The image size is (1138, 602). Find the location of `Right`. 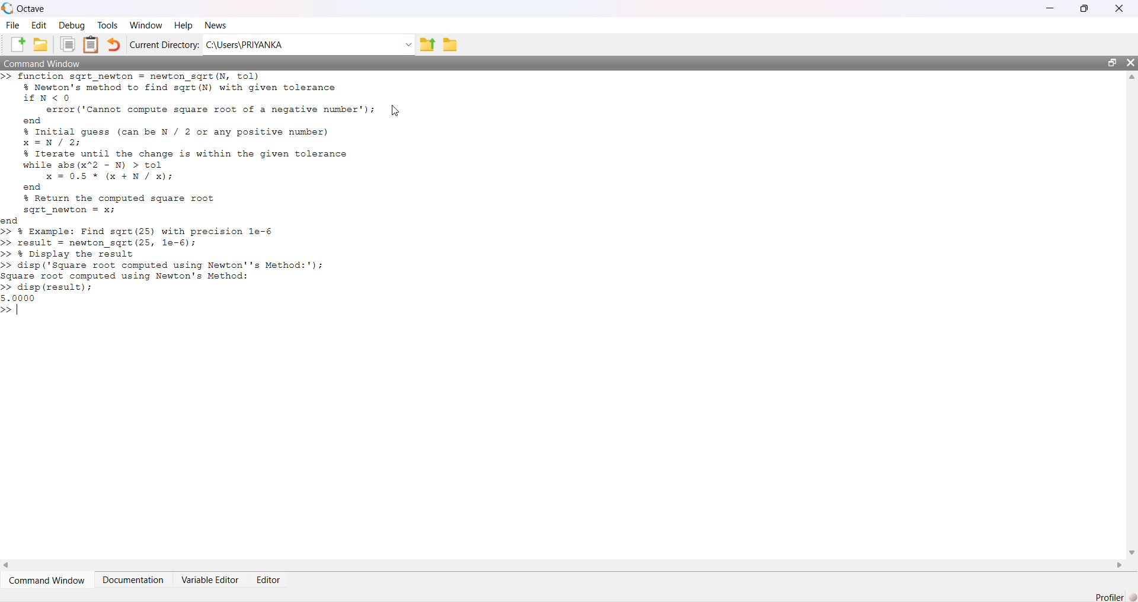

Right is located at coordinates (1121, 564).